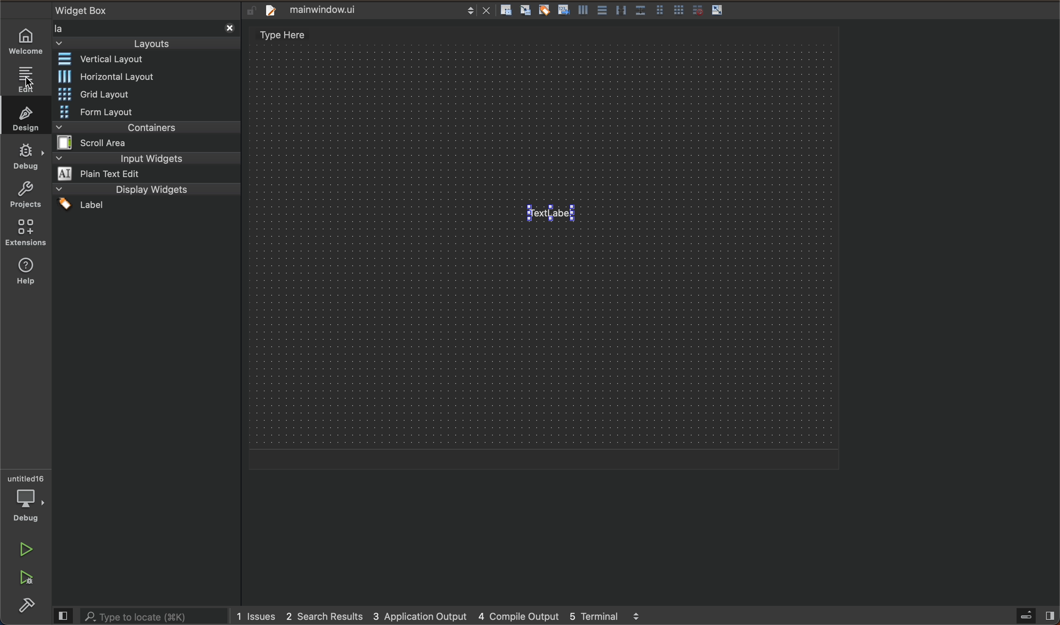 Image resolution: width=1060 pixels, height=625 pixels. I want to click on form layout, so click(107, 112).